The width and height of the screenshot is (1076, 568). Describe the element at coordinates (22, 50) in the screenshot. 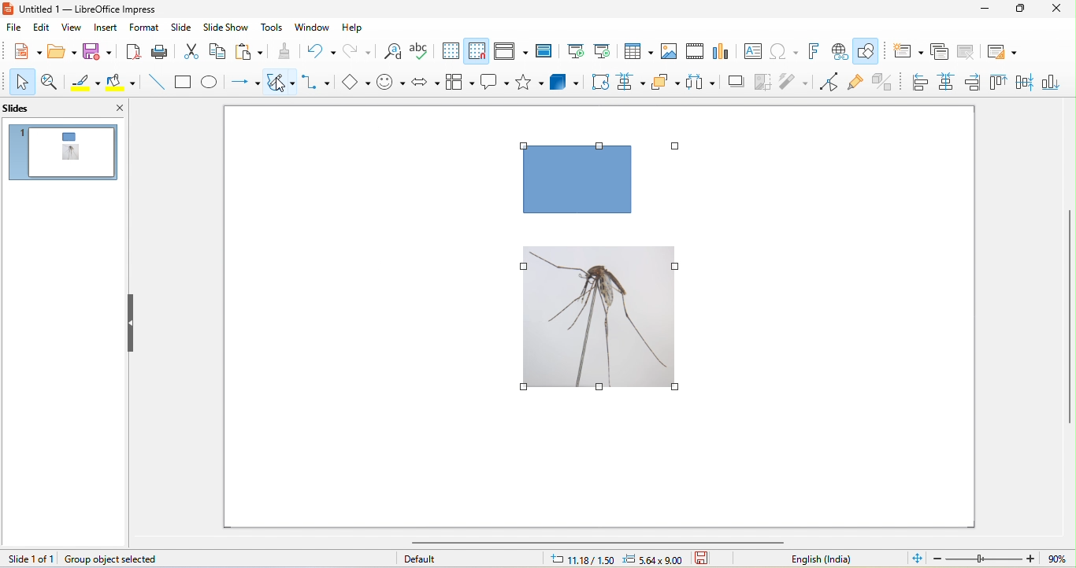

I see `new` at that location.